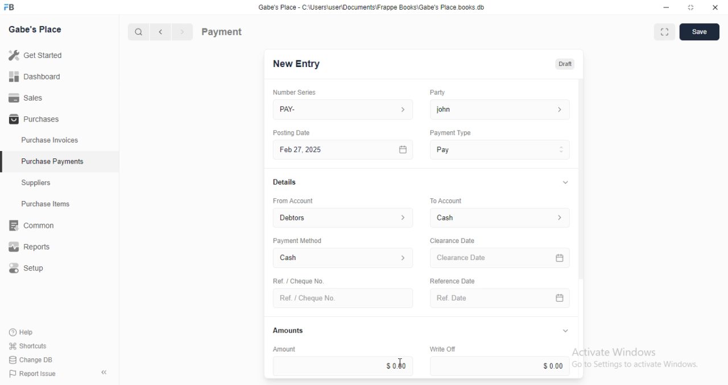  What do you see at coordinates (163, 33) in the screenshot?
I see `navigate backward` at bounding box center [163, 33].